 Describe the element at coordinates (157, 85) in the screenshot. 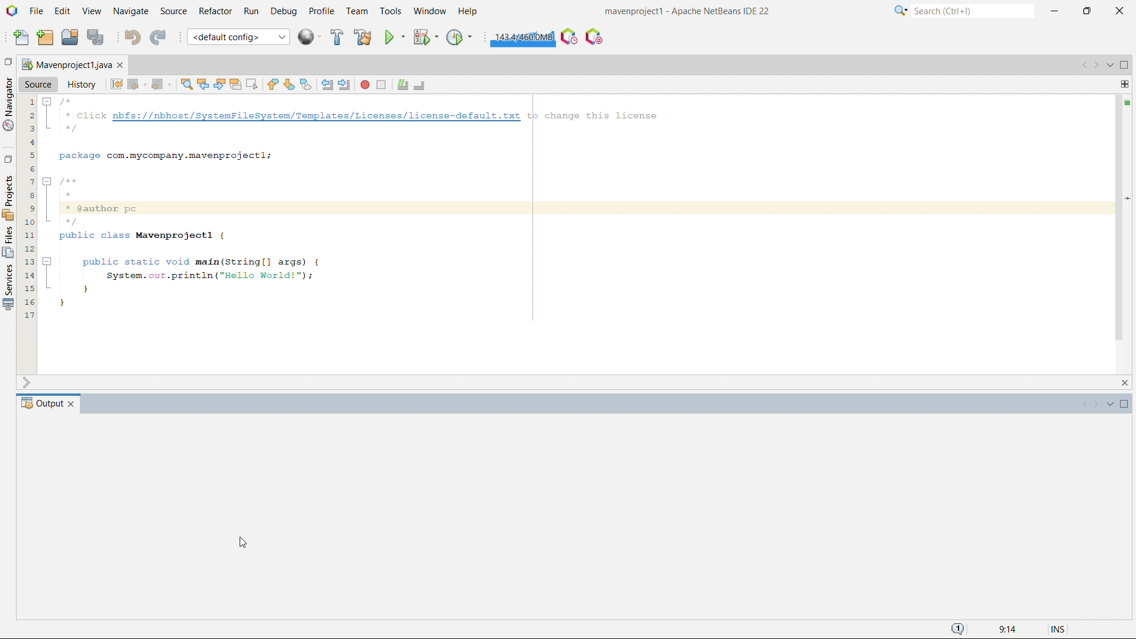

I see `forward ` at that location.